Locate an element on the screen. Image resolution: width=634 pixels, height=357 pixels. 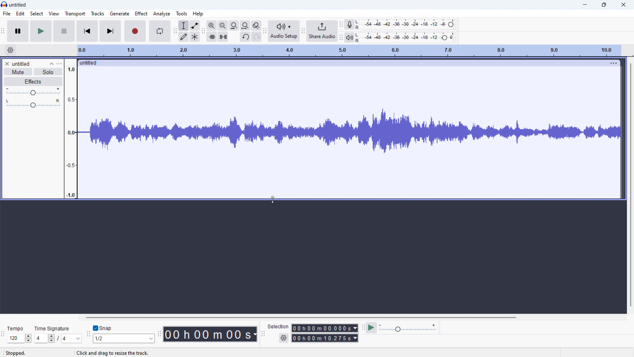
transport is located at coordinates (75, 14).